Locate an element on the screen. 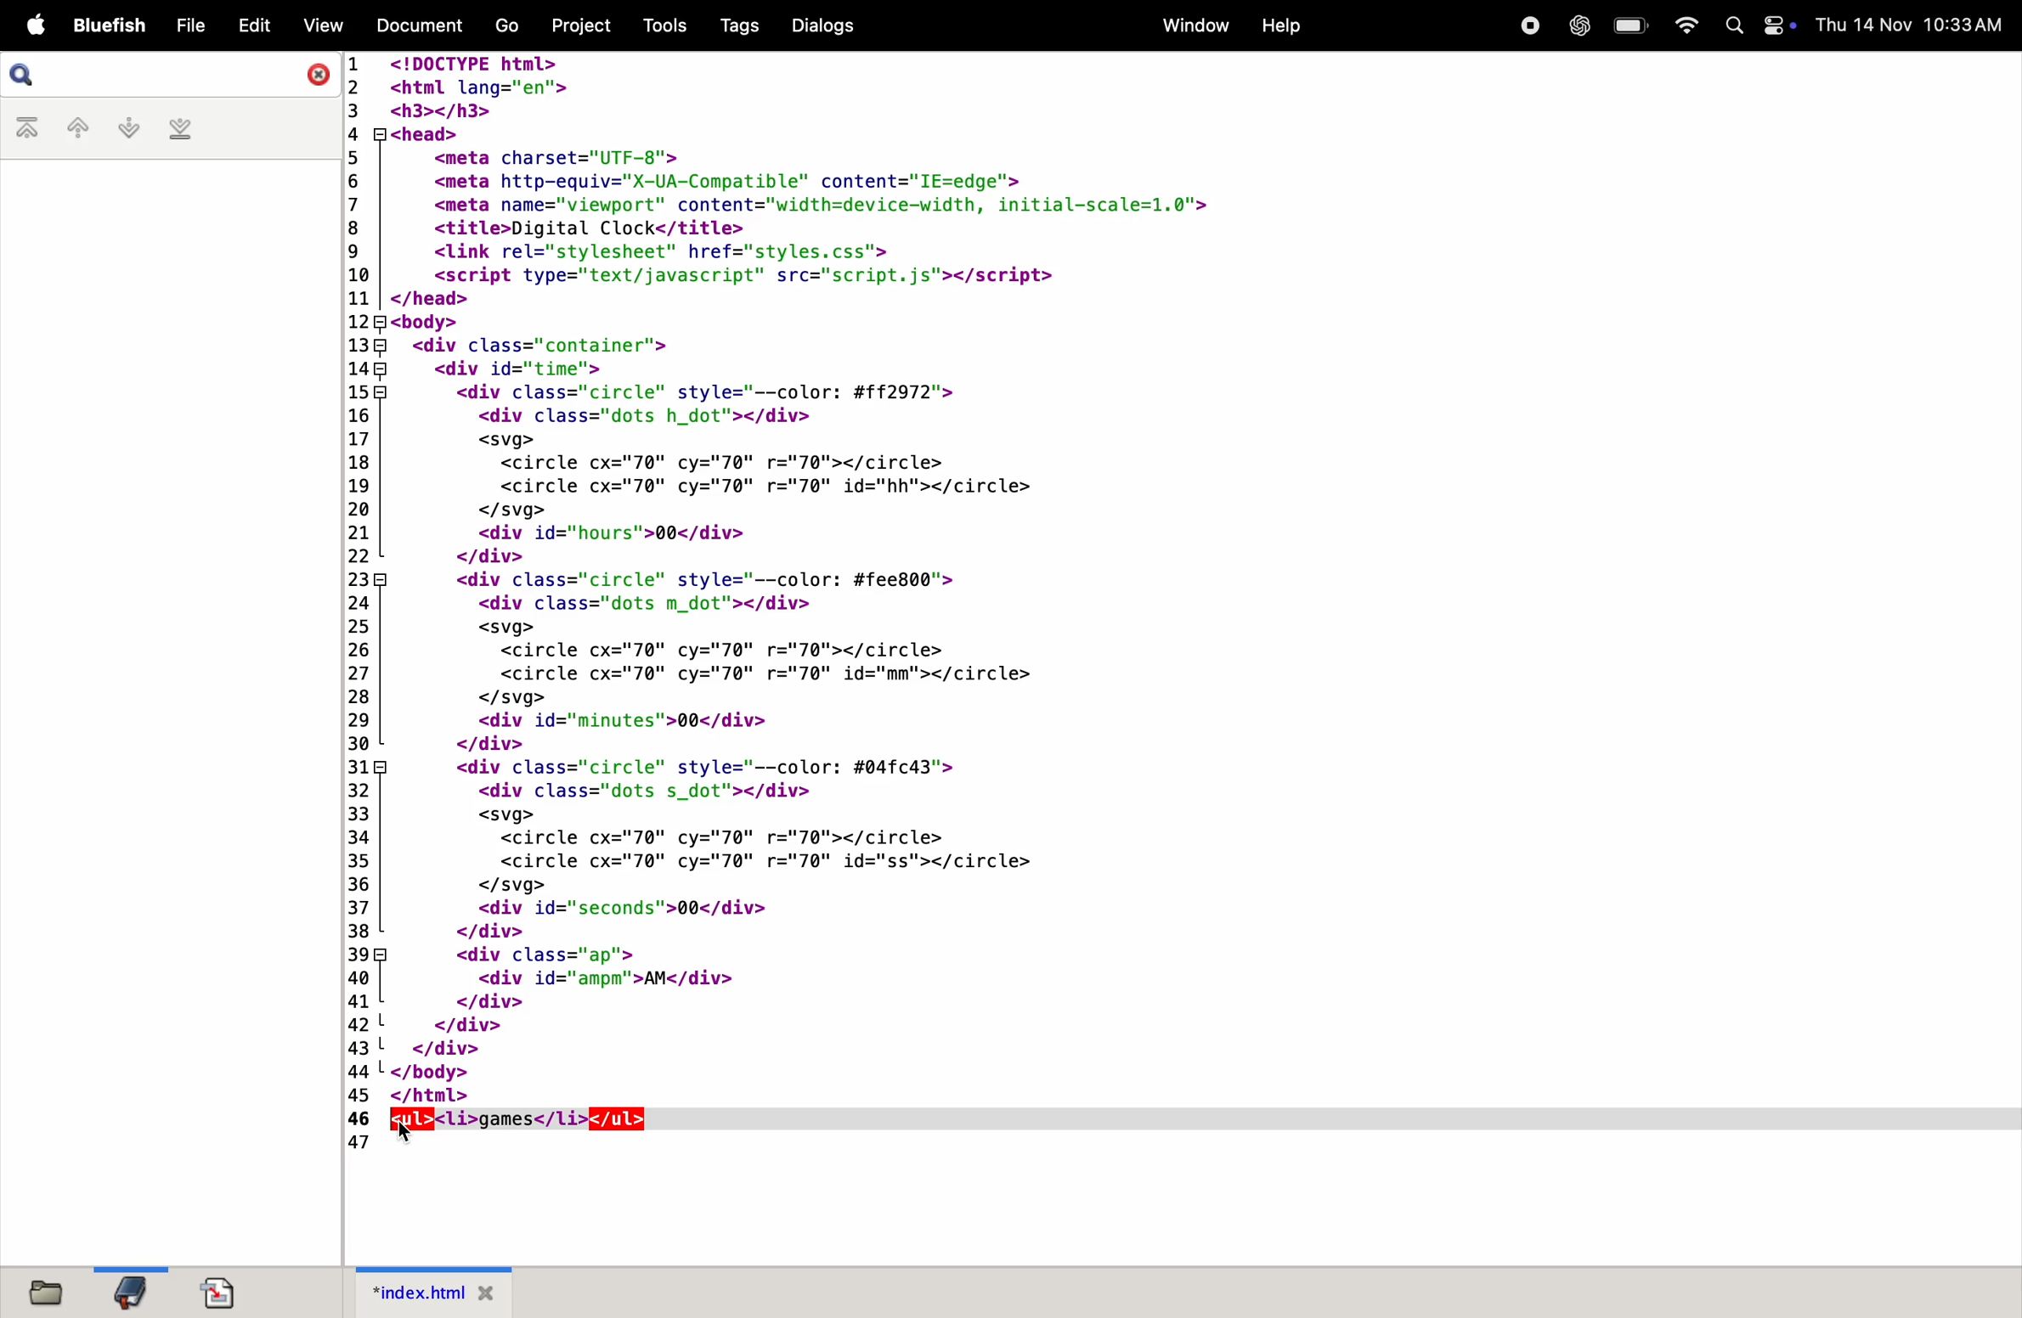 This screenshot has width=2022, height=1318.  is located at coordinates (1194, 26).